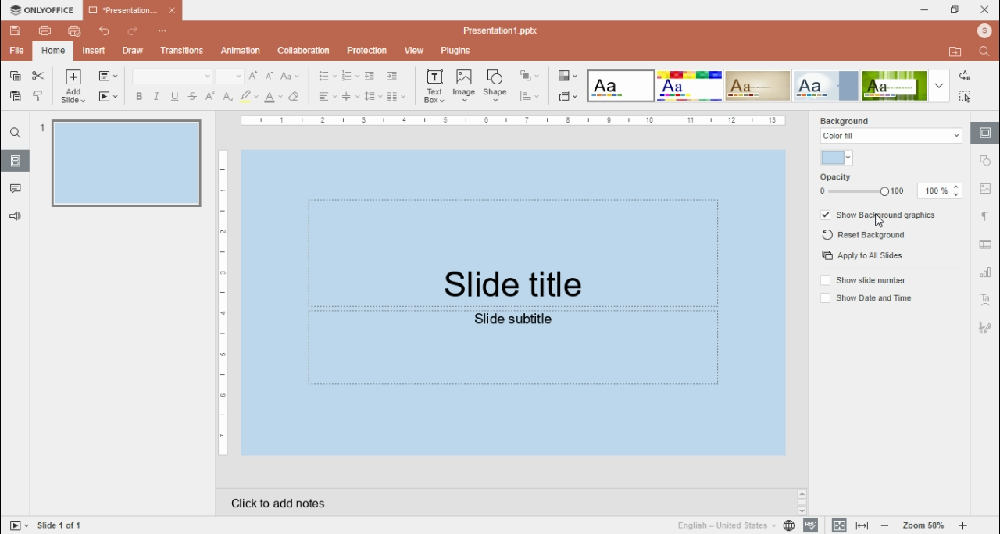 Image resolution: width=1000 pixels, height=534 pixels. Describe the element at coordinates (16, 30) in the screenshot. I see `save` at that location.